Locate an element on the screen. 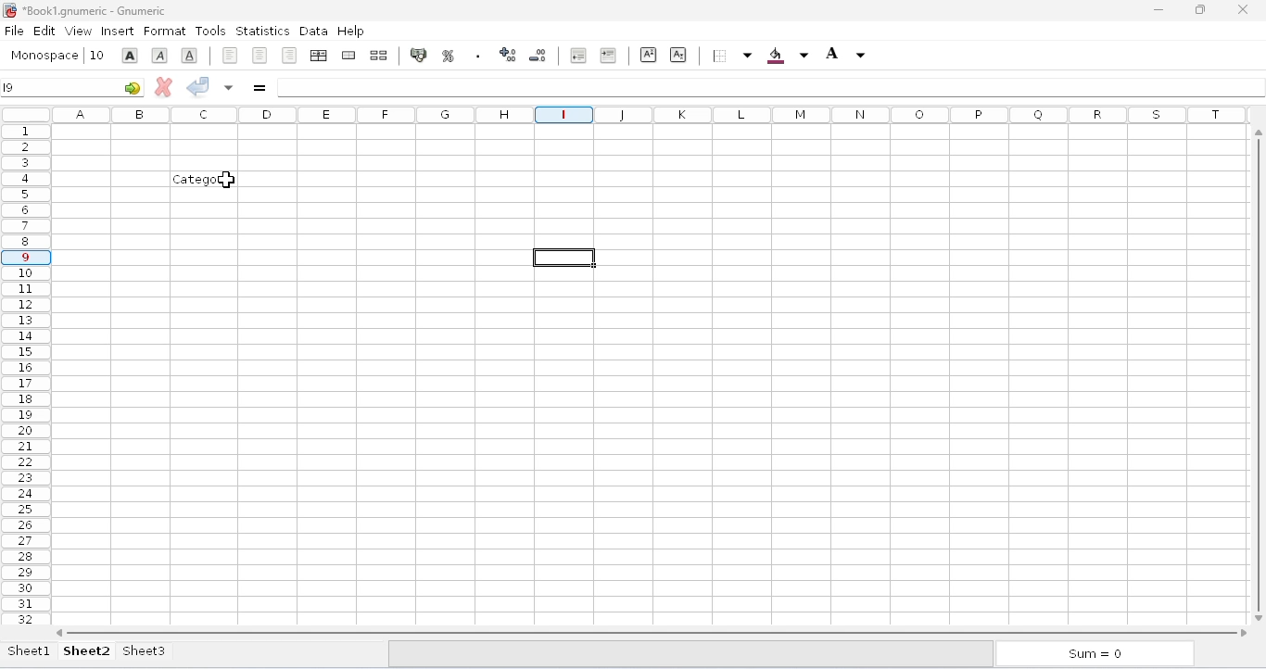 Image resolution: width=1266 pixels, height=669 pixels. statistics is located at coordinates (262, 32).